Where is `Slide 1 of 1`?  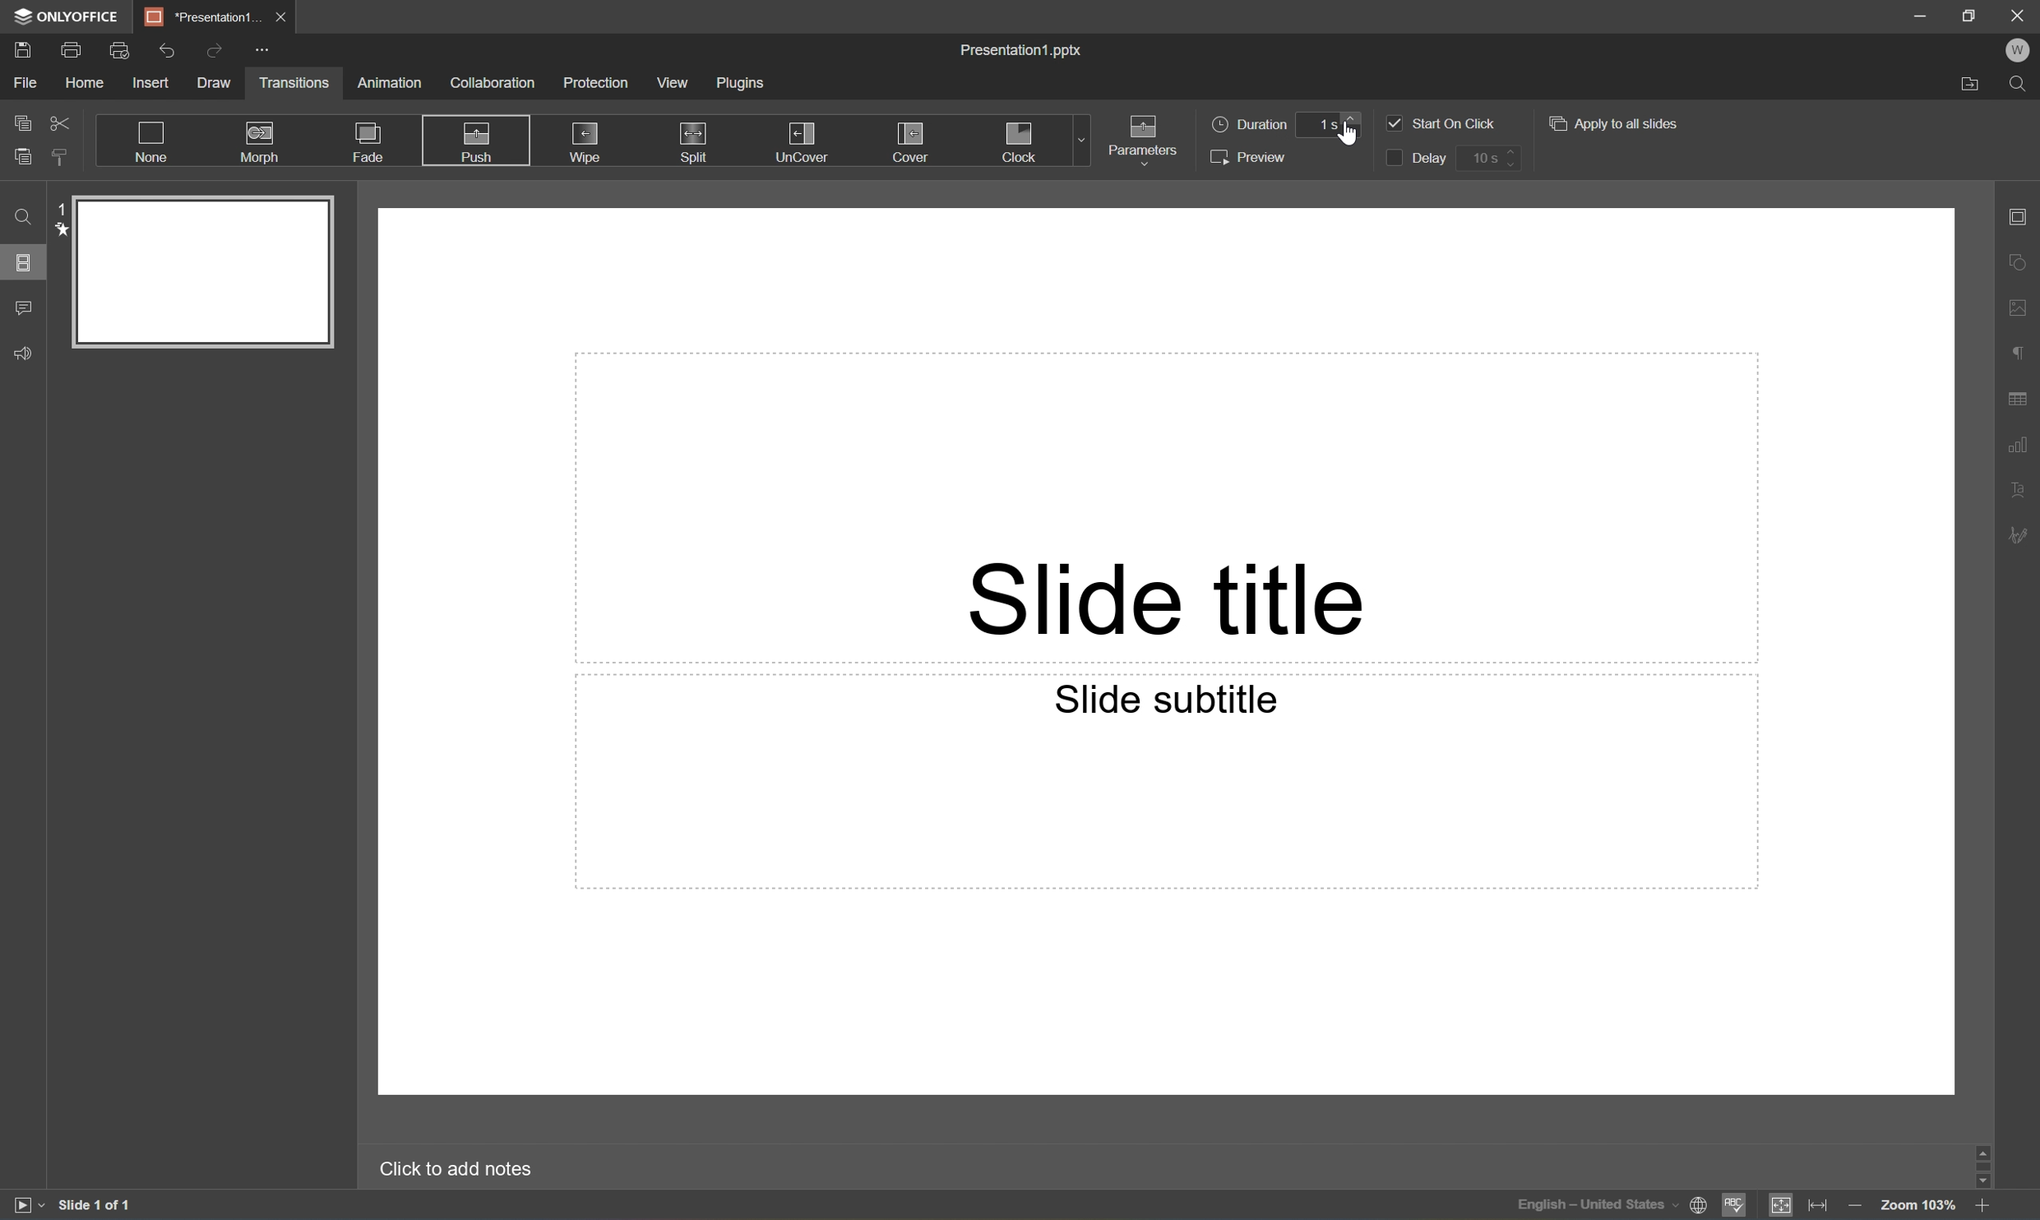 Slide 1 of 1 is located at coordinates (95, 1208).